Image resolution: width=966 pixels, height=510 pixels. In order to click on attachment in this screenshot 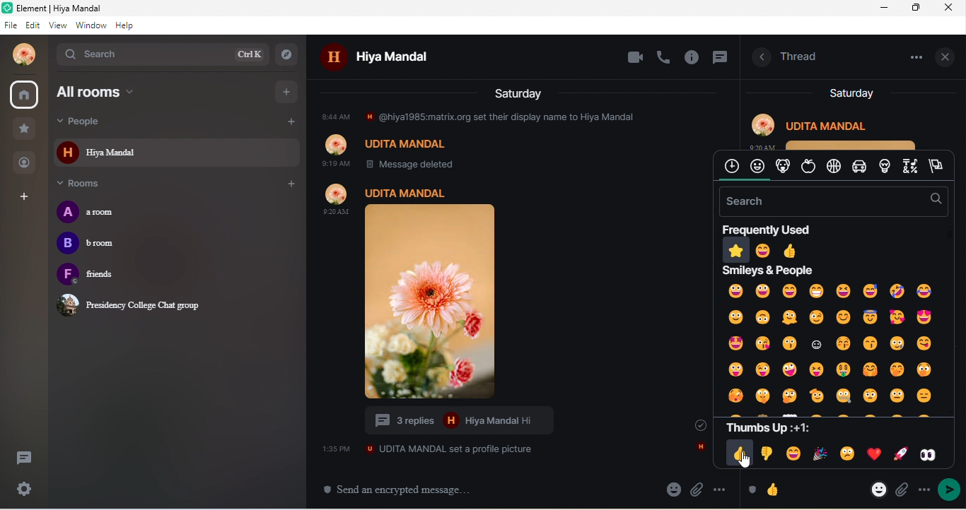, I will do `click(698, 490)`.